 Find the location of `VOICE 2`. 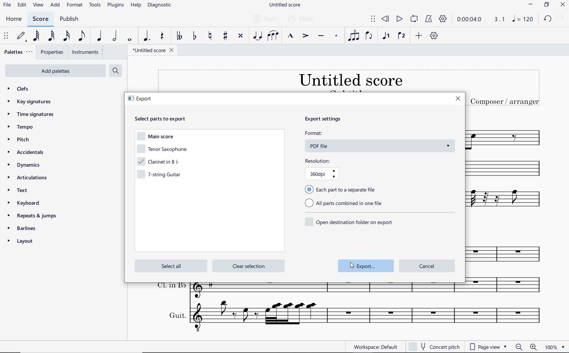

VOICE 2 is located at coordinates (402, 36).